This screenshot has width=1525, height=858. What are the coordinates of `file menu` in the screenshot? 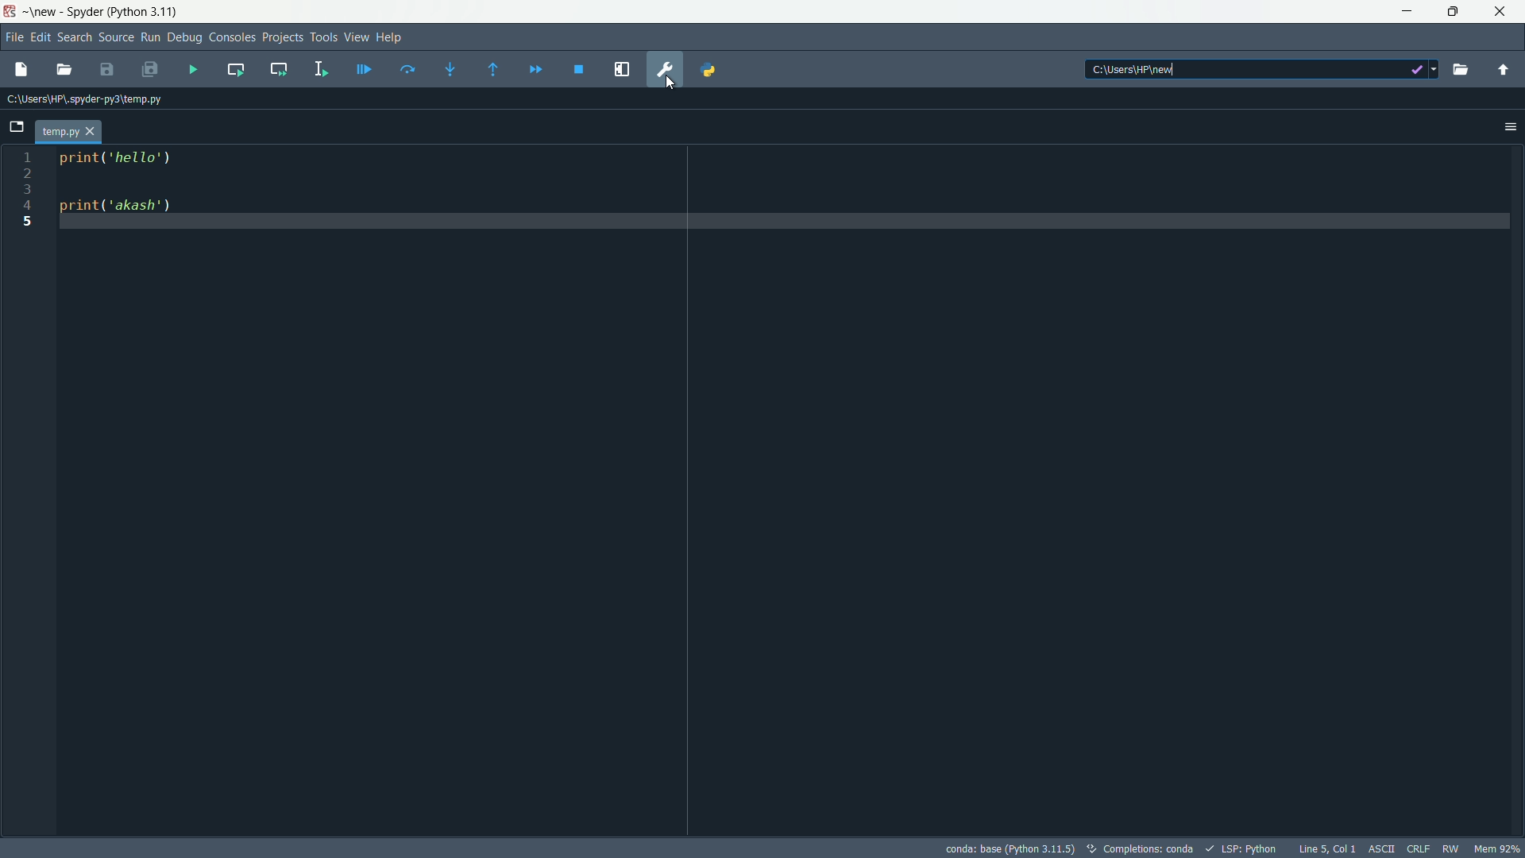 It's located at (14, 38).